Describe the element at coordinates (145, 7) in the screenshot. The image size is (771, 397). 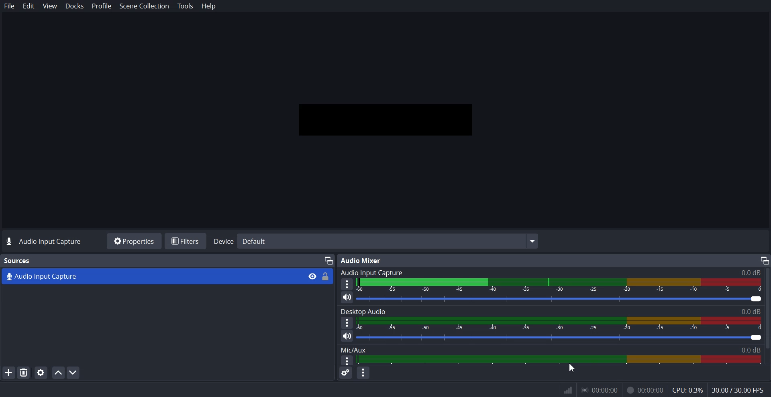
I see `Scene Collection` at that location.